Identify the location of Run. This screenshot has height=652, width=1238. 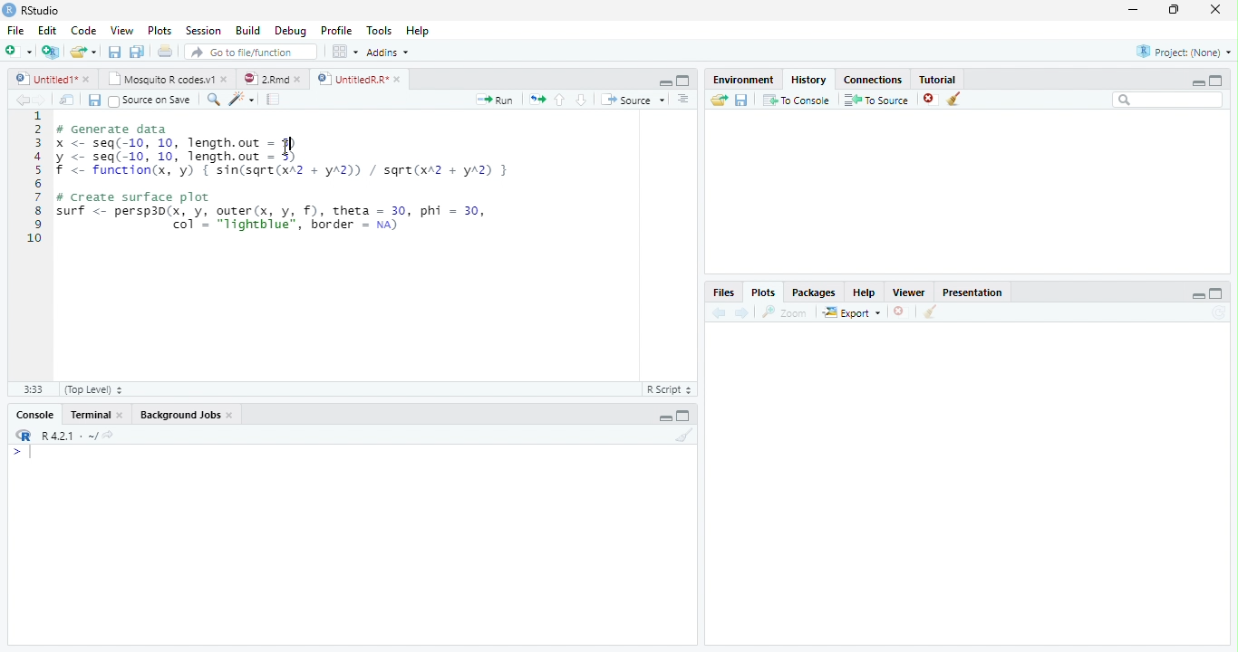
(493, 100).